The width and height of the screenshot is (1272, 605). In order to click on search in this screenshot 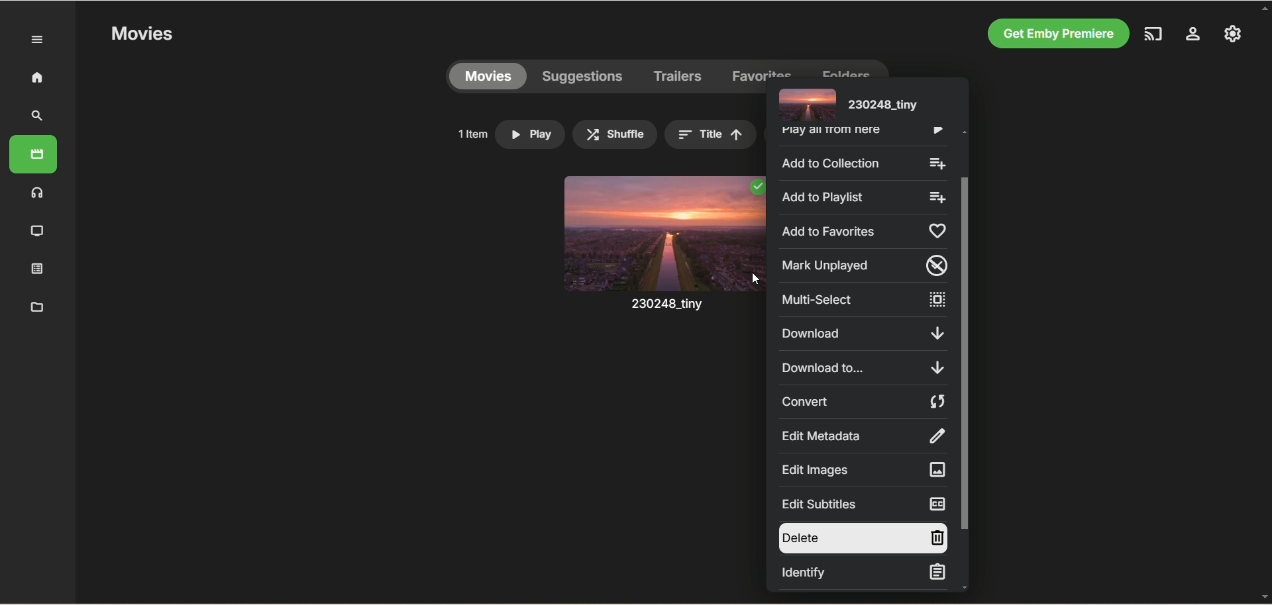, I will do `click(38, 116)`.